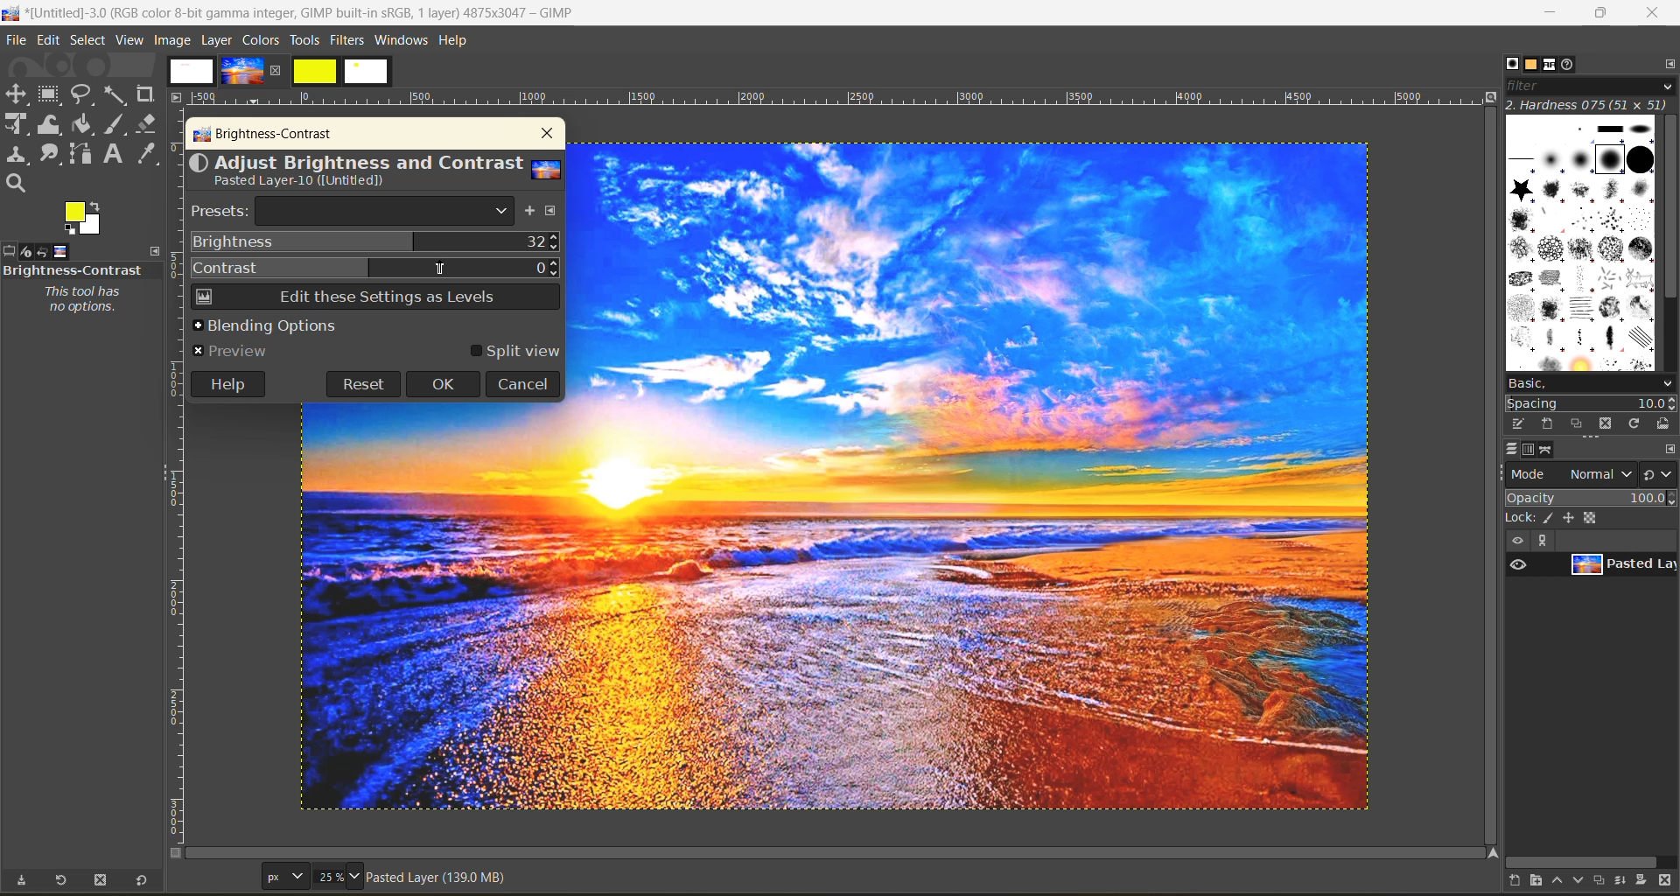 This screenshot has height=896, width=1680. What do you see at coordinates (314, 876) in the screenshot?
I see `size` at bounding box center [314, 876].